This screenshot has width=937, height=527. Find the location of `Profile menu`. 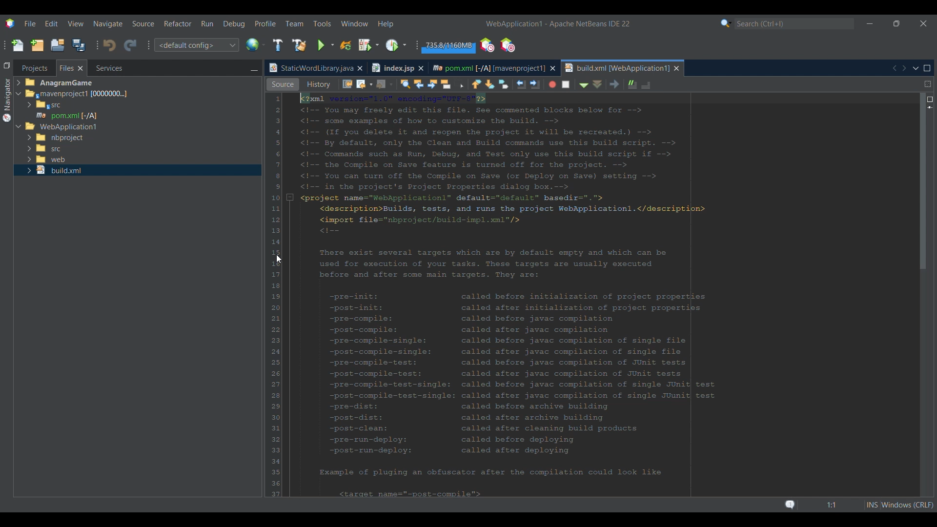

Profile menu is located at coordinates (265, 23).